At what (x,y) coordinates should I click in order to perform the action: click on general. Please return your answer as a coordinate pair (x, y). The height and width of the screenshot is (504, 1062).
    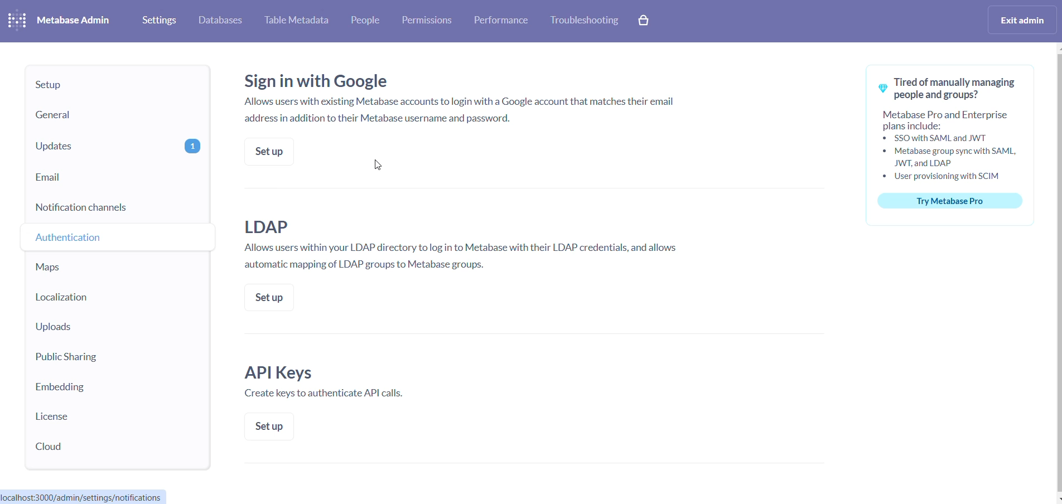
    Looking at the image, I should click on (105, 113).